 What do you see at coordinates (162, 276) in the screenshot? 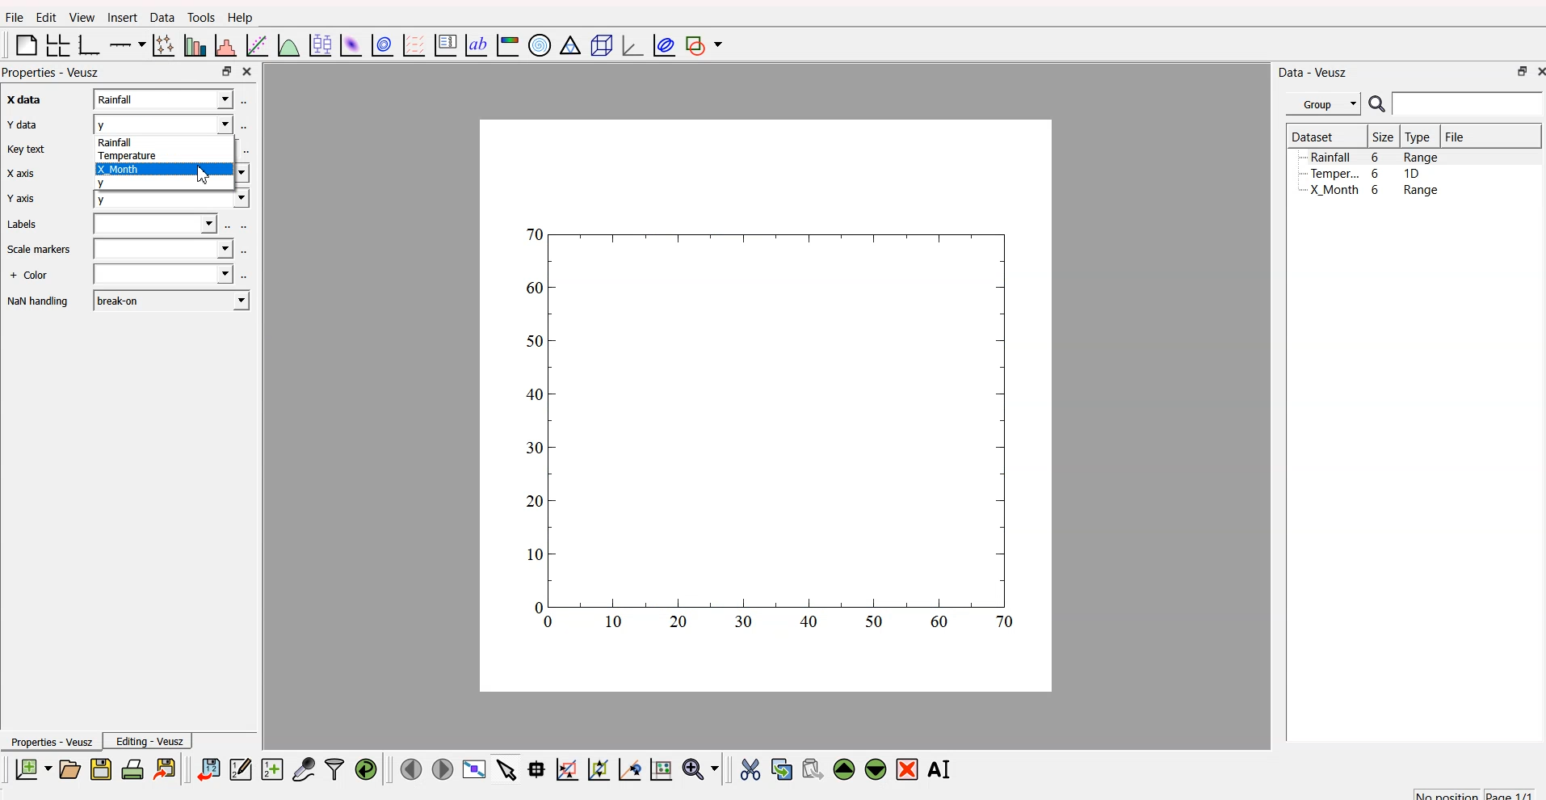
I see `field` at bounding box center [162, 276].